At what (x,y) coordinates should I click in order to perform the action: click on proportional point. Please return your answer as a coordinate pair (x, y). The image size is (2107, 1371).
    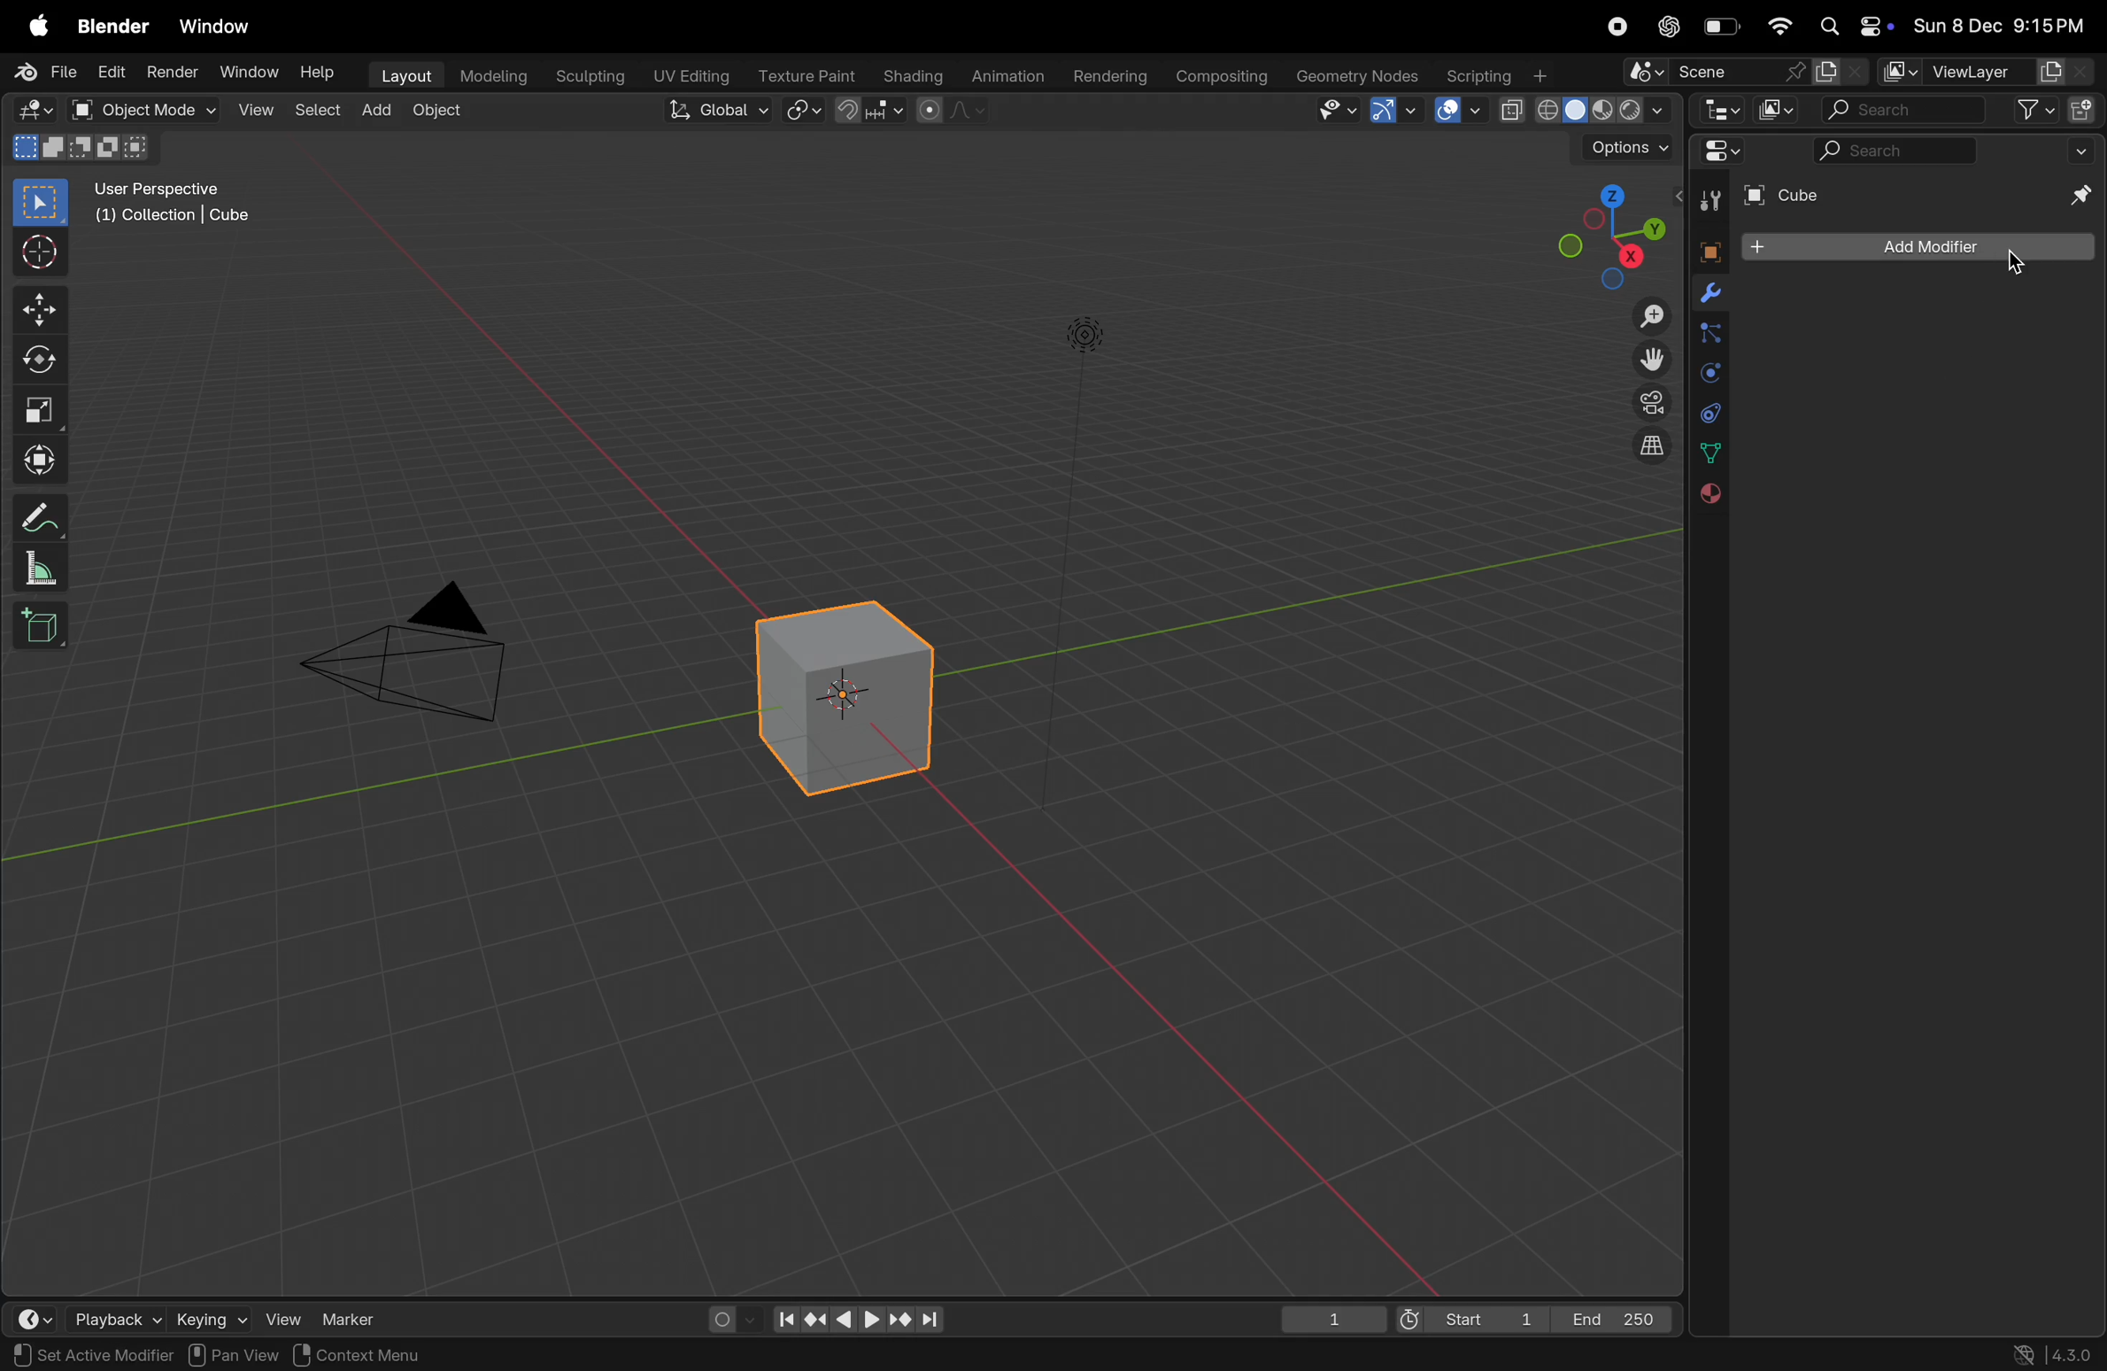
    Looking at the image, I should click on (949, 110).